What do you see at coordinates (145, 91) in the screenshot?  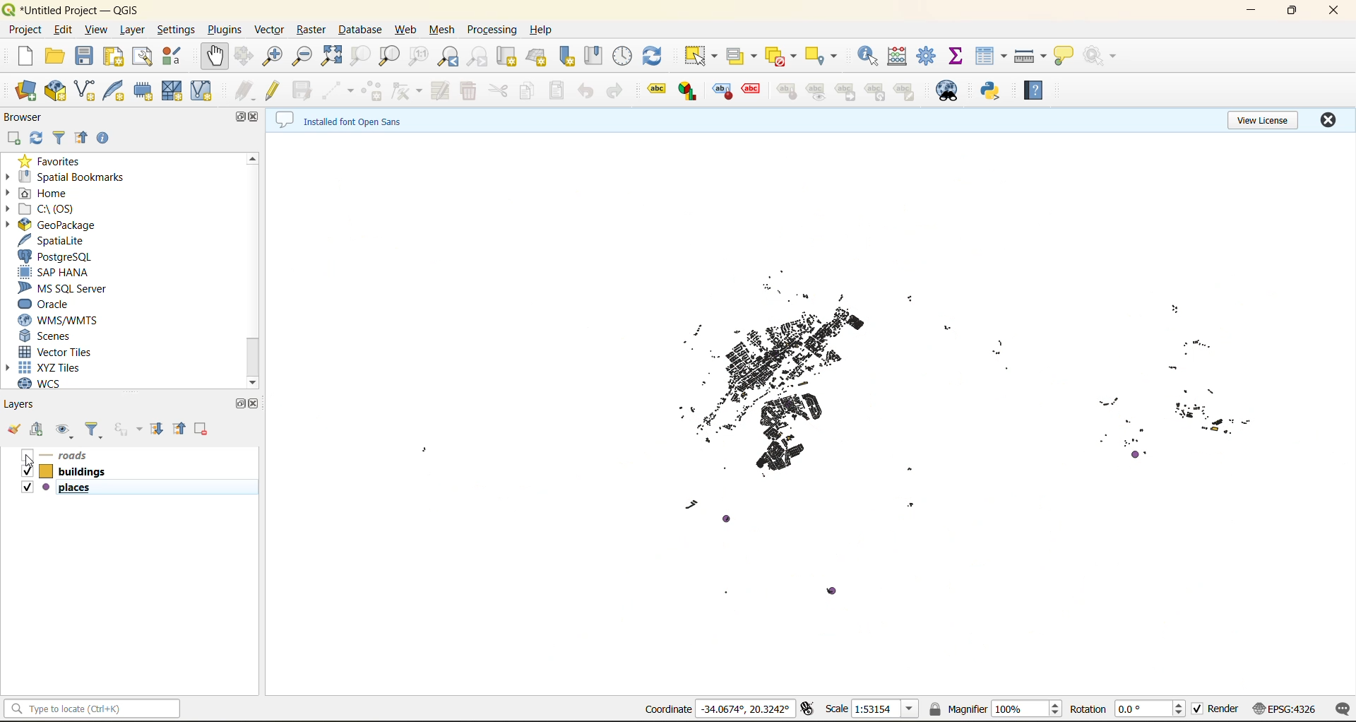 I see `temporary scratch layer` at bounding box center [145, 91].